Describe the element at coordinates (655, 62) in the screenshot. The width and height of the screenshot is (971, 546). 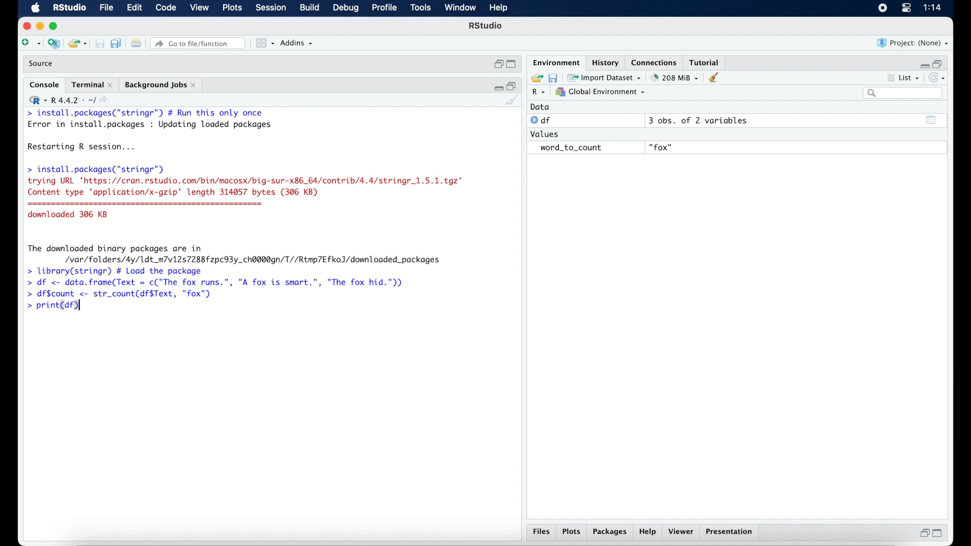
I see `connections` at that location.